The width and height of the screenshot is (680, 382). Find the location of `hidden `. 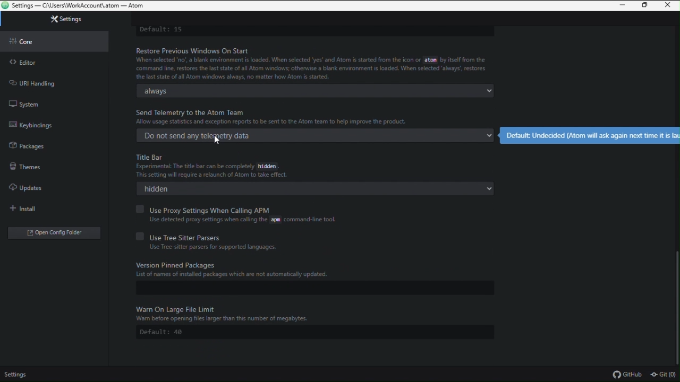

hidden  is located at coordinates (319, 190).